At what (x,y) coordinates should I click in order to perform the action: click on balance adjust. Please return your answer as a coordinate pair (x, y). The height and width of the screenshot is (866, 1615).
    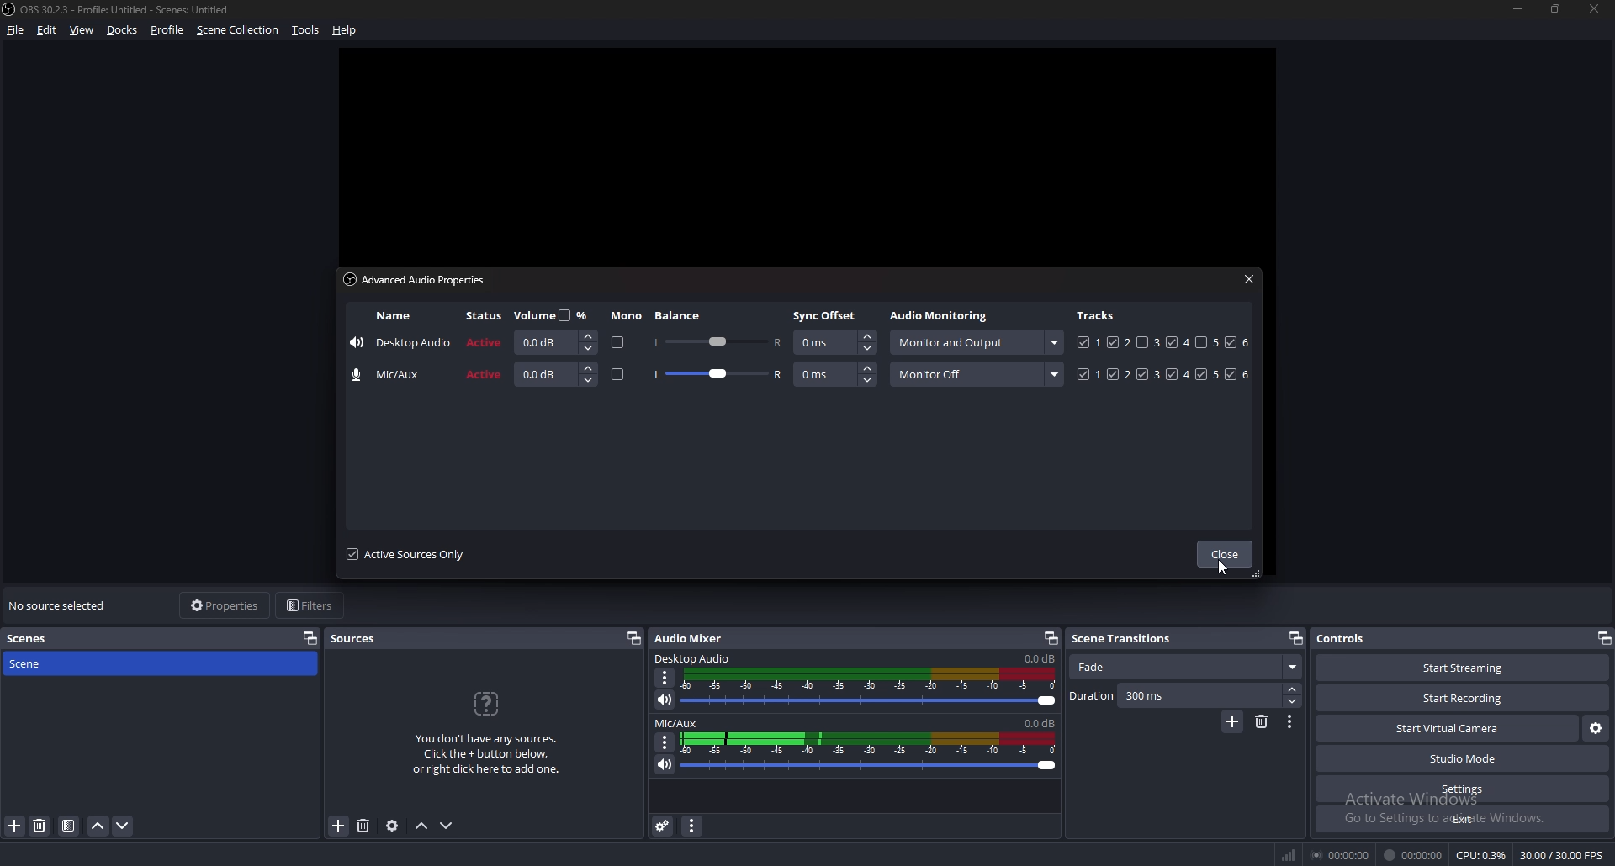
    Looking at the image, I should click on (717, 341).